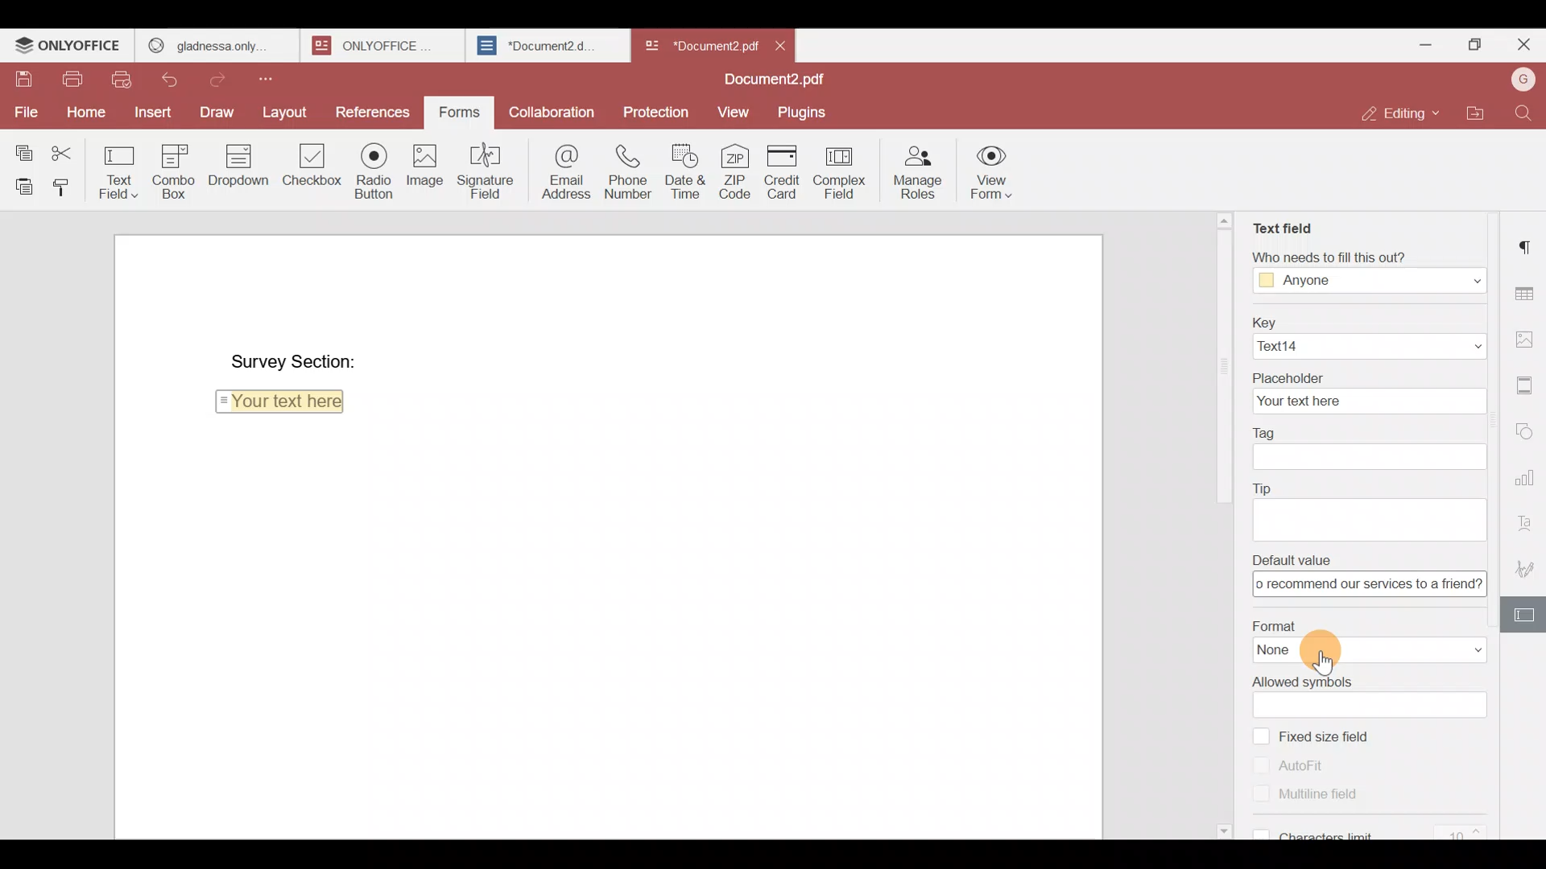 Image resolution: width=1546 pixels, height=869 pixels. Describe the element at coordinates (1363, 319) in the screenshot. I see `Key` at that location.